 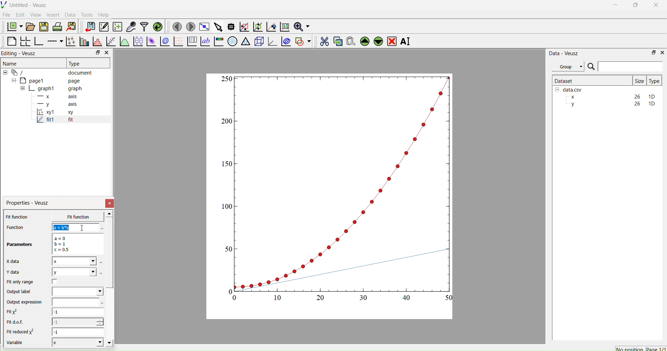 What do you see at coordinates (378, 40) in the screenshot?
I see `Down` at bounding box center [378, 40].